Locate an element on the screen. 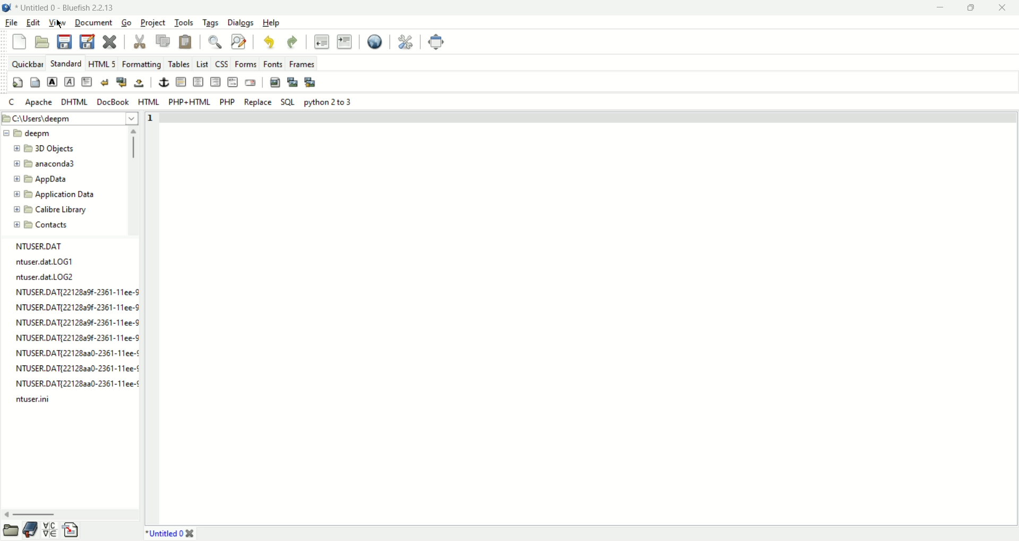  undo is located at coordinates (270, 43).